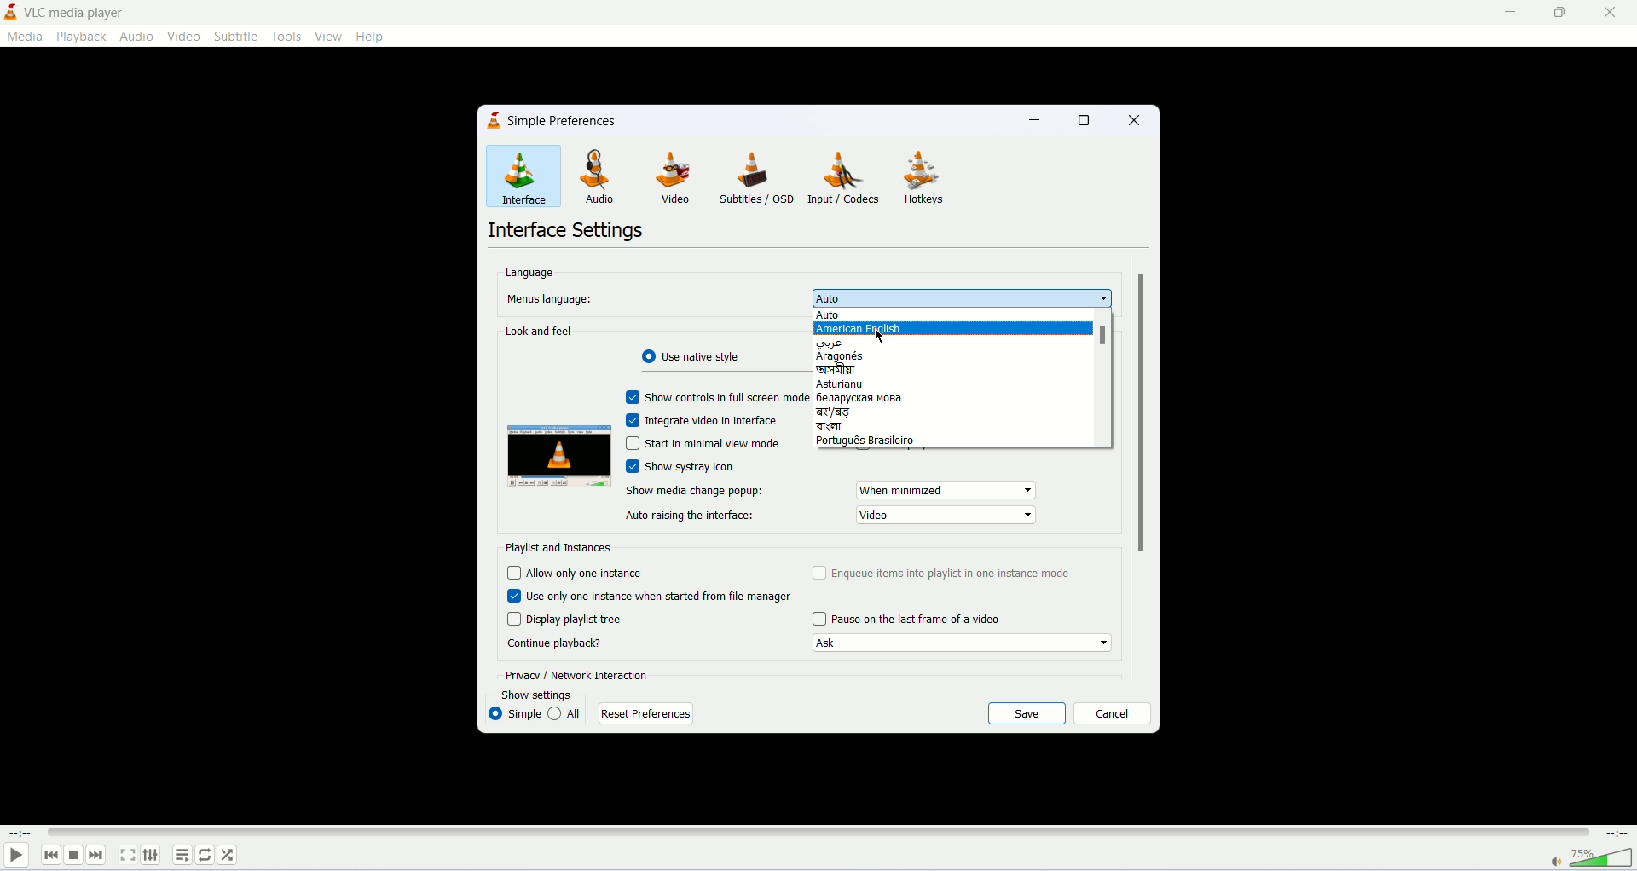 This screenshot has height=871, width=1637. Describe the element at coordinates (10, 12) in the screenshot. I see `application icon` at that location.